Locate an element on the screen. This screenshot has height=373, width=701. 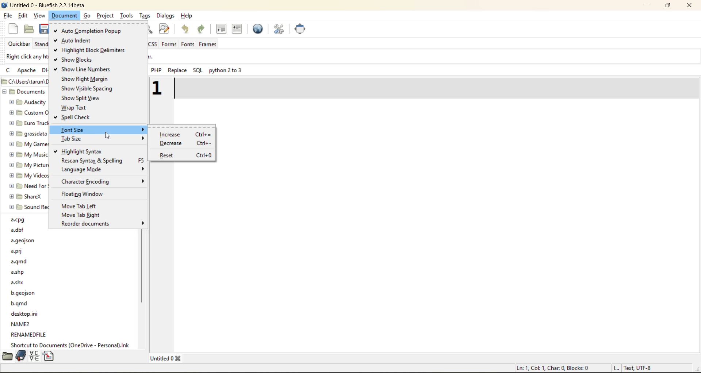
new is located at coordinates (13, 27).